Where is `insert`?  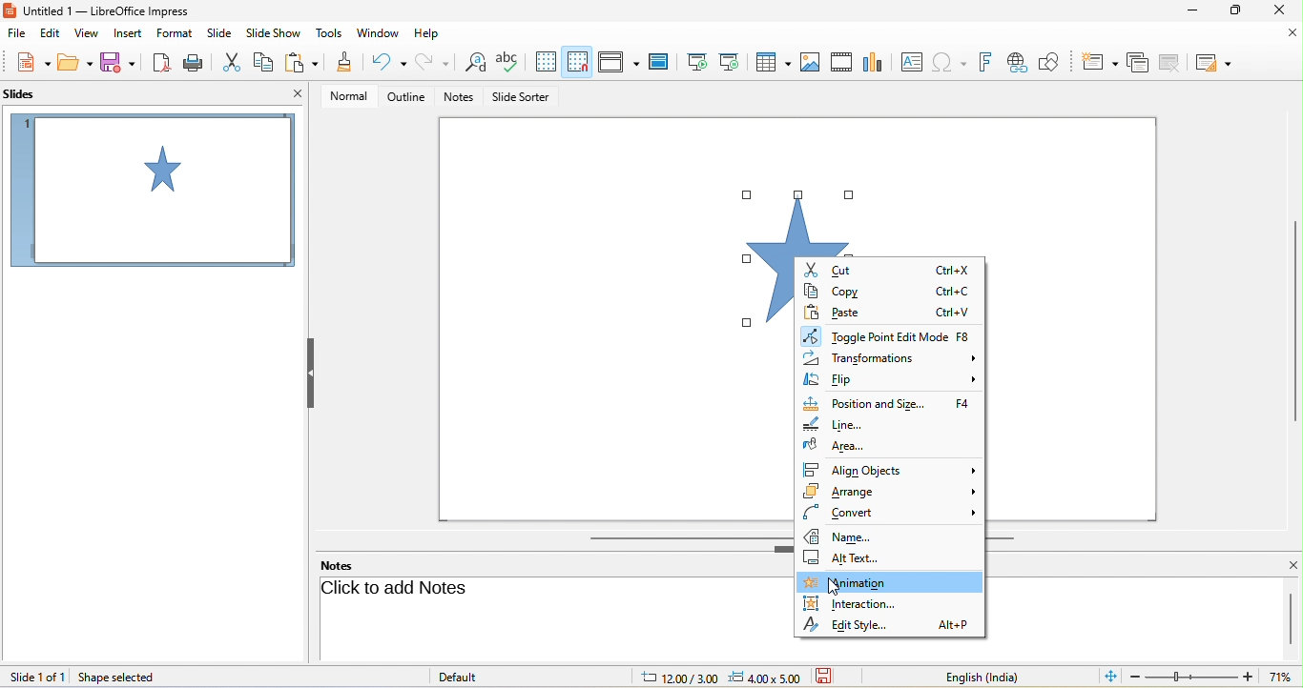
insert is located at coordinates (126, 34).